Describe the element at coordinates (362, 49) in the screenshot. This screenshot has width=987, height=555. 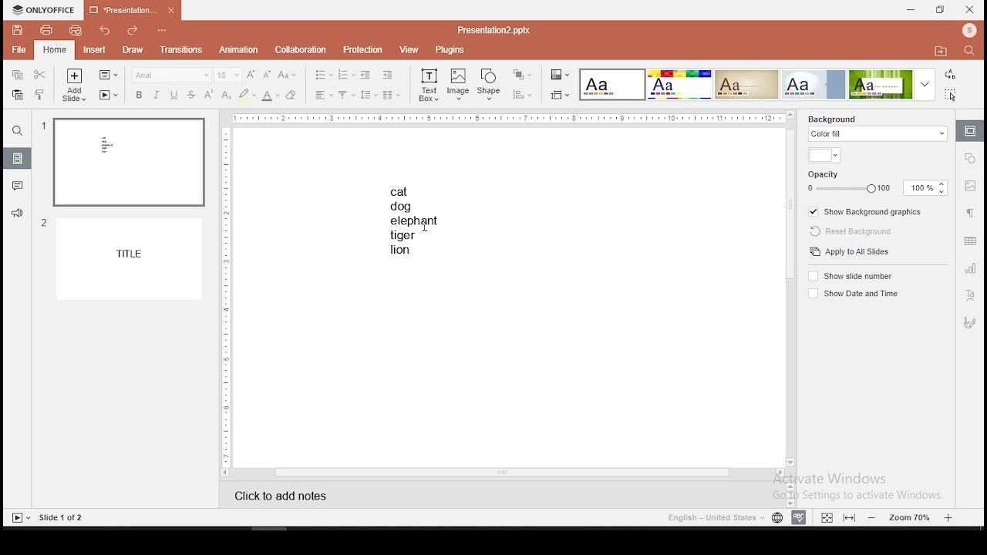
I see `protection` at that location.